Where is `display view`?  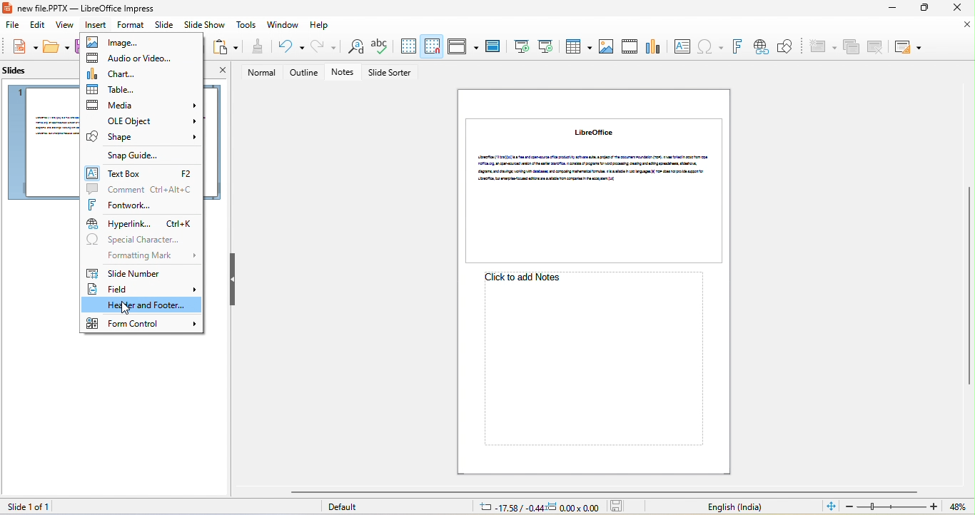 display view is located at coordinates (463, 46).